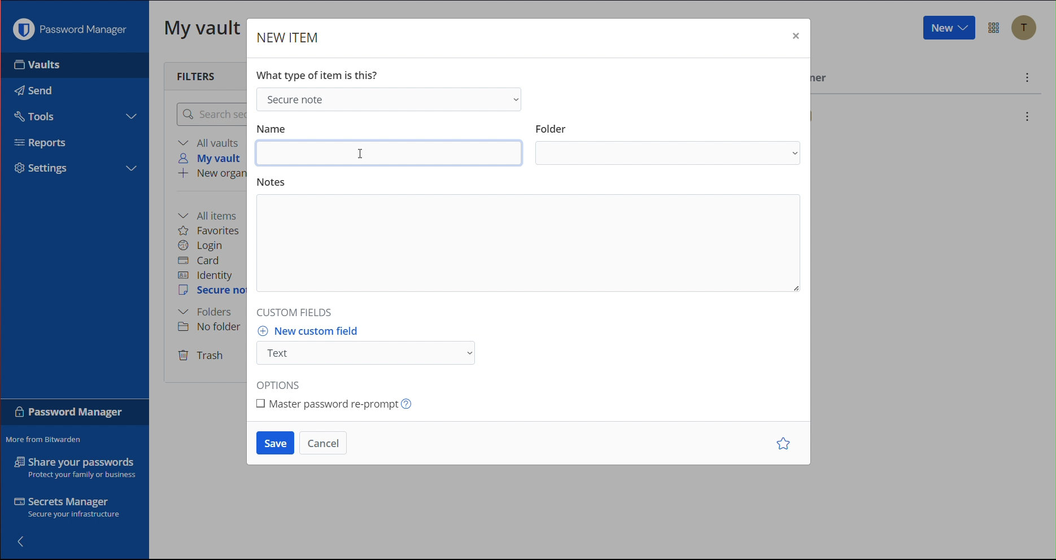  What do you see at coordinates (202, 356) in the screenshot?
I see `Trash` at bounding box center [202, 356].